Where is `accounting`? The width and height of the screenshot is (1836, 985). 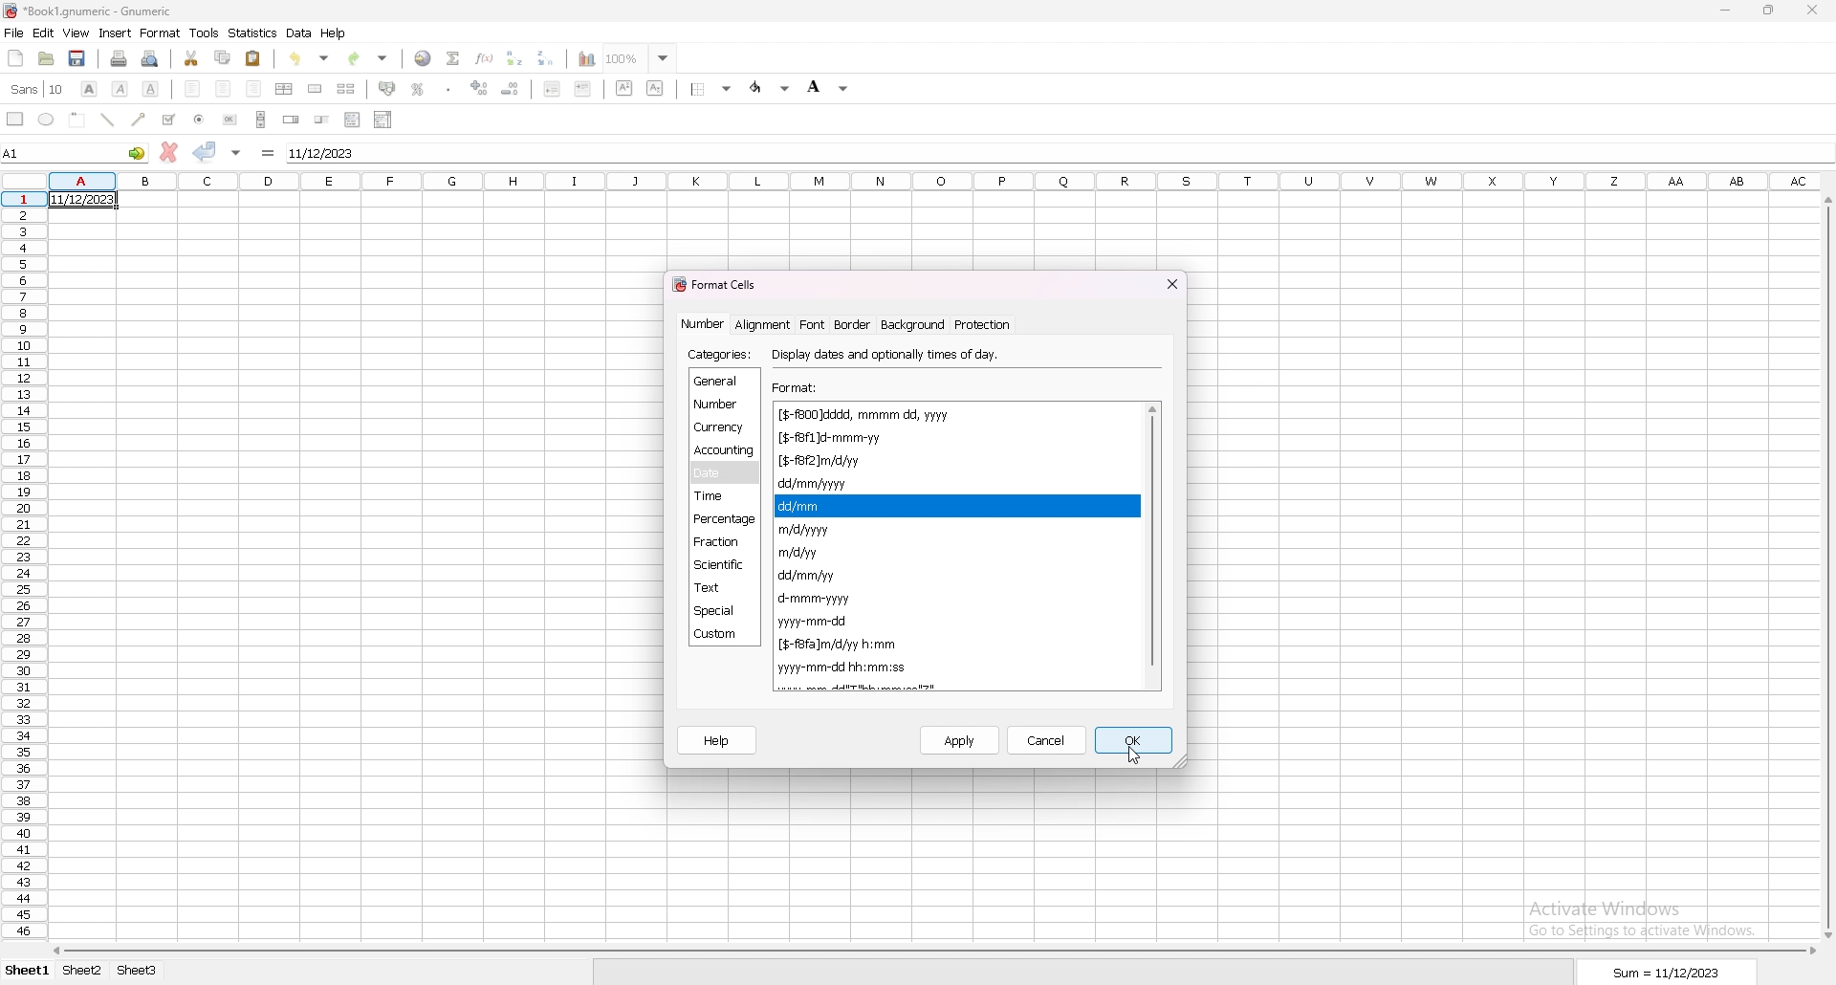
accounting is located at coordinates (725, 450).